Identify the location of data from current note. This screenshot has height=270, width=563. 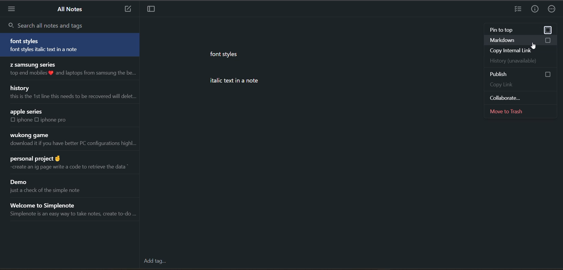
(258, 73).